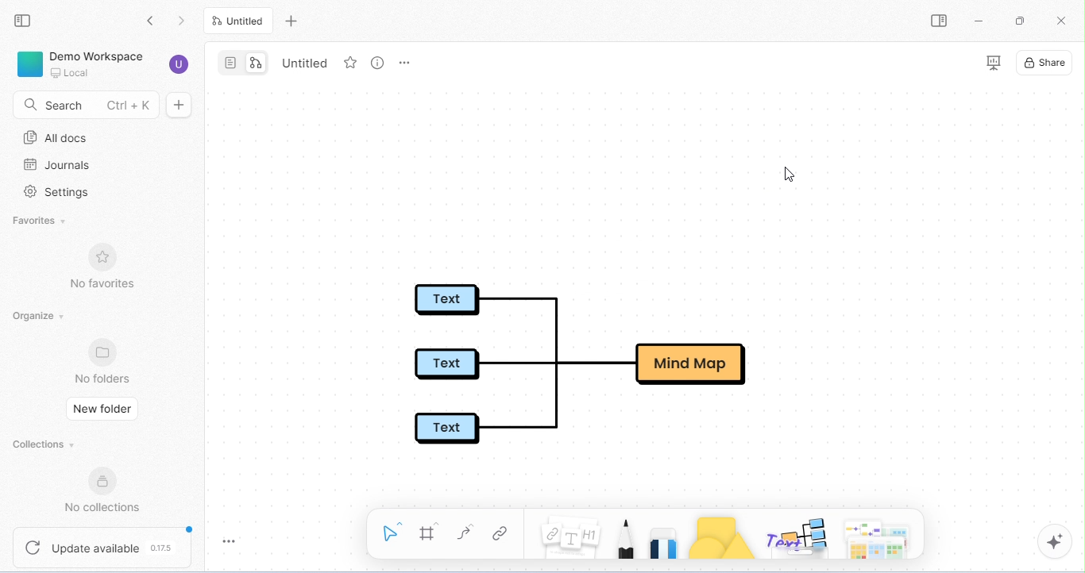 The image size is (1085, 573). I want to click on no collections, so click(103, 491).